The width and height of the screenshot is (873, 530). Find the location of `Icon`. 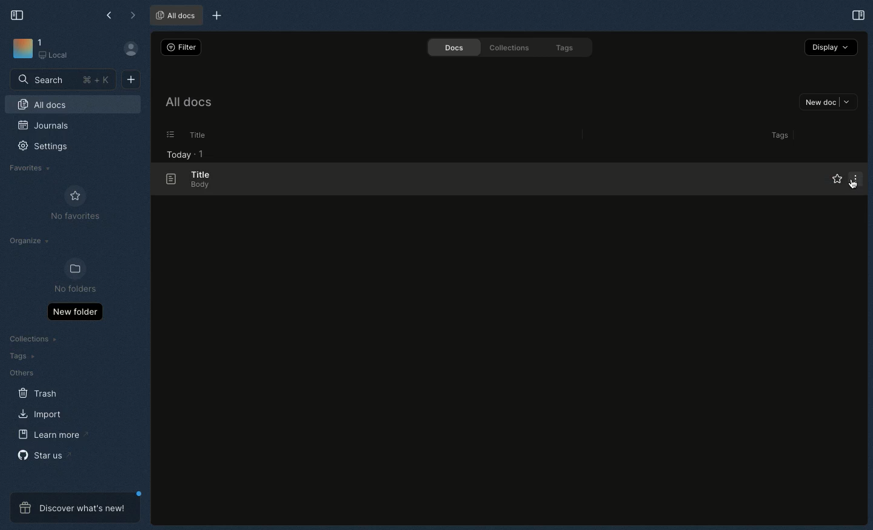

Icon is located at coordinates (22, 49).